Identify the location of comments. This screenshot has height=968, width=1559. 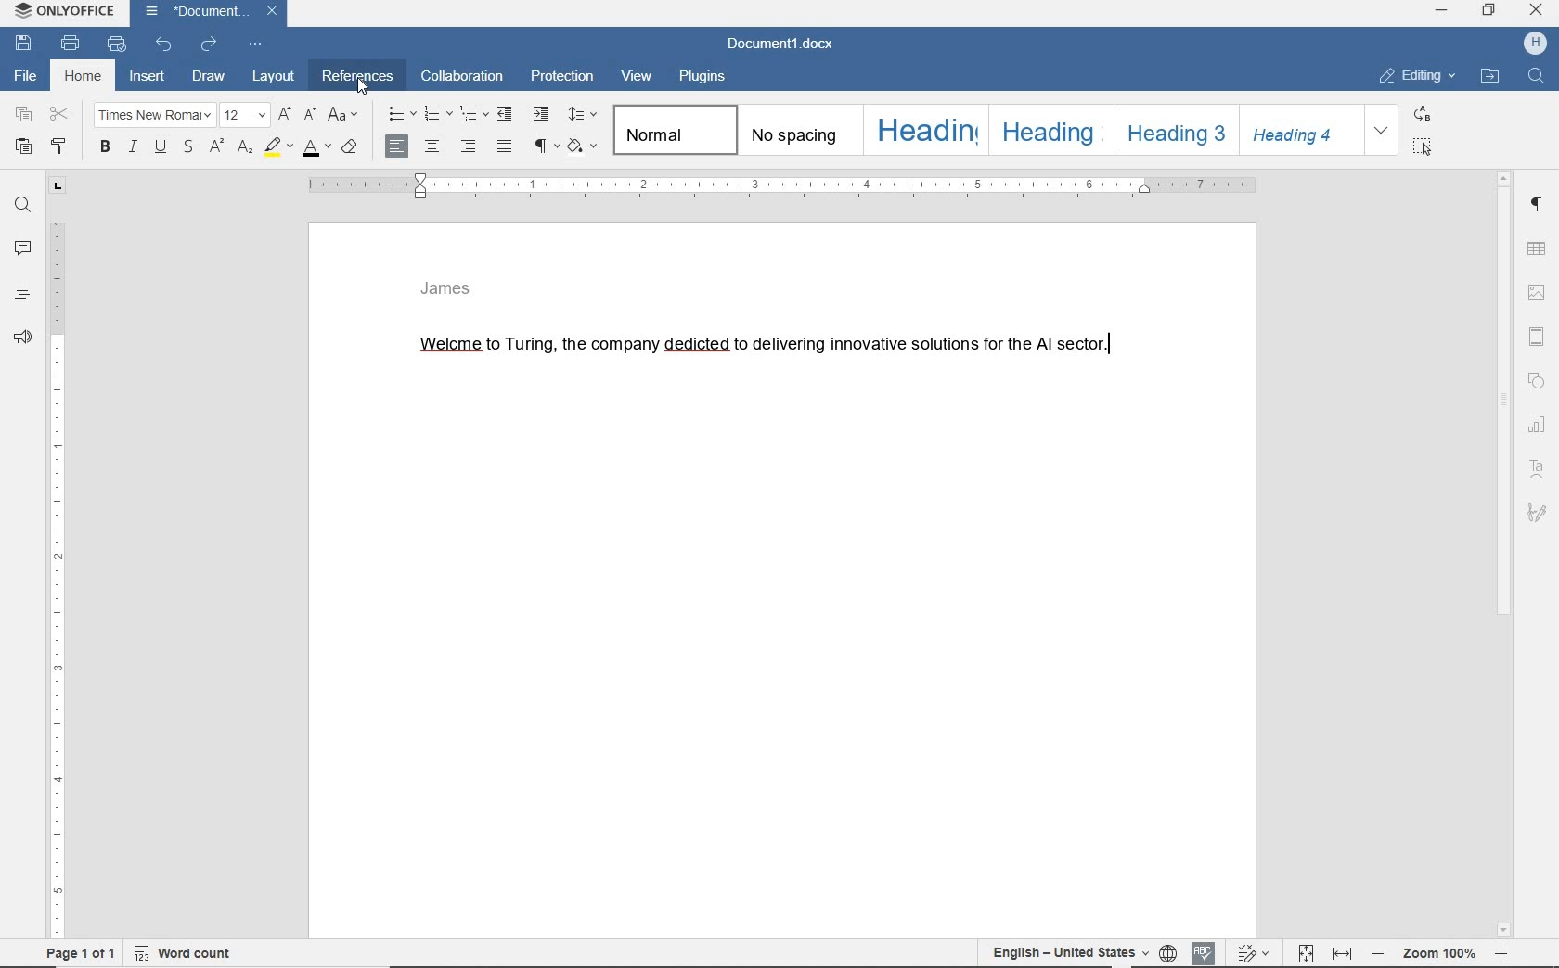
(21, 246).